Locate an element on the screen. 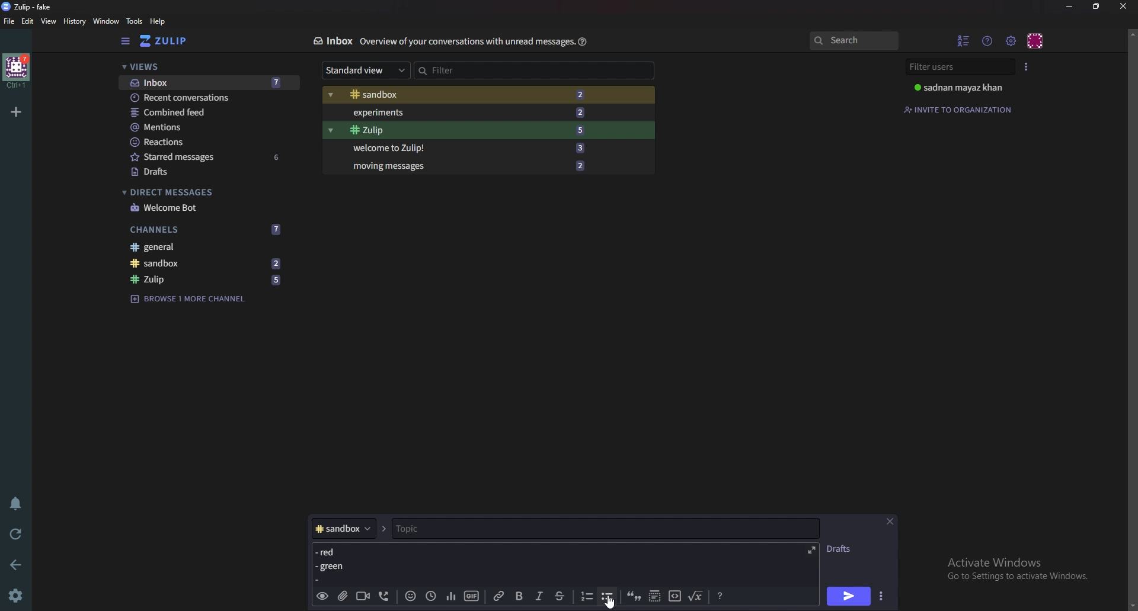  File is located at coordinates (9, 21).